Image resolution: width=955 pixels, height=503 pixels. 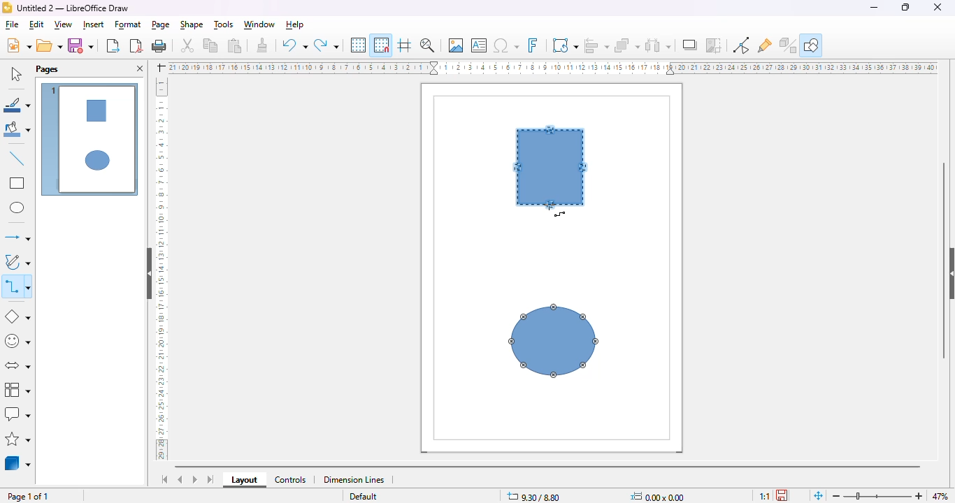 I want to click on print, so click(x=159, y=45).